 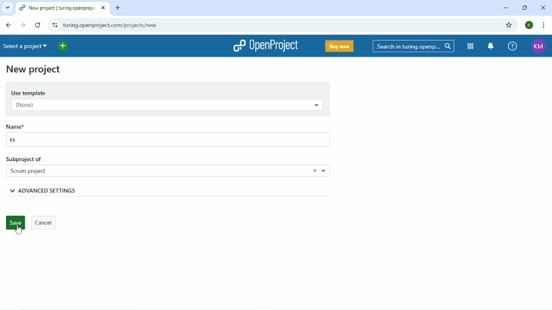 What do you see at coordinates (33, 70) in the screenshot?
I see `New project` at bounding box center [33, 70].